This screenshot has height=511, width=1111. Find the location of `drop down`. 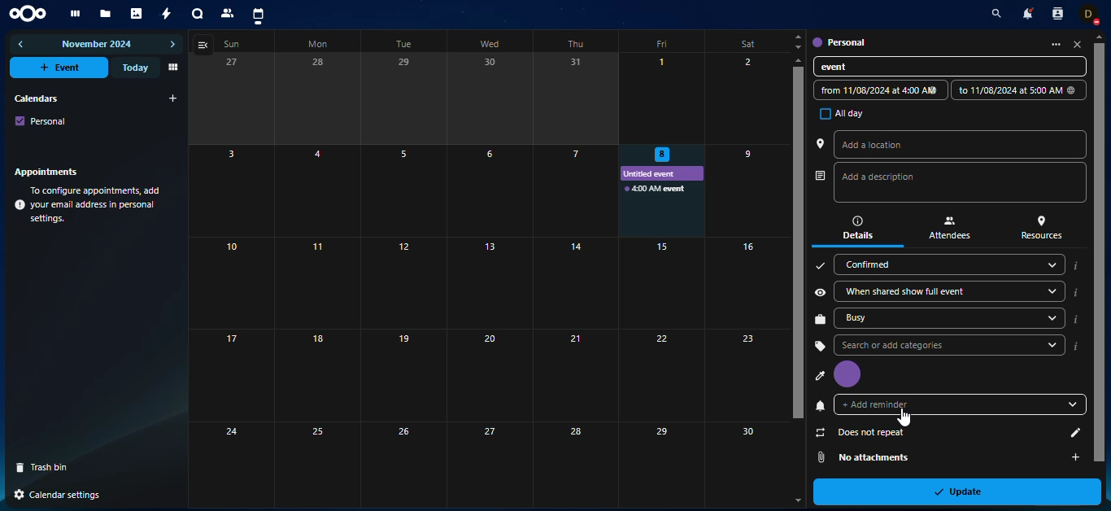

drop down is located at coordinates (1053, 344).